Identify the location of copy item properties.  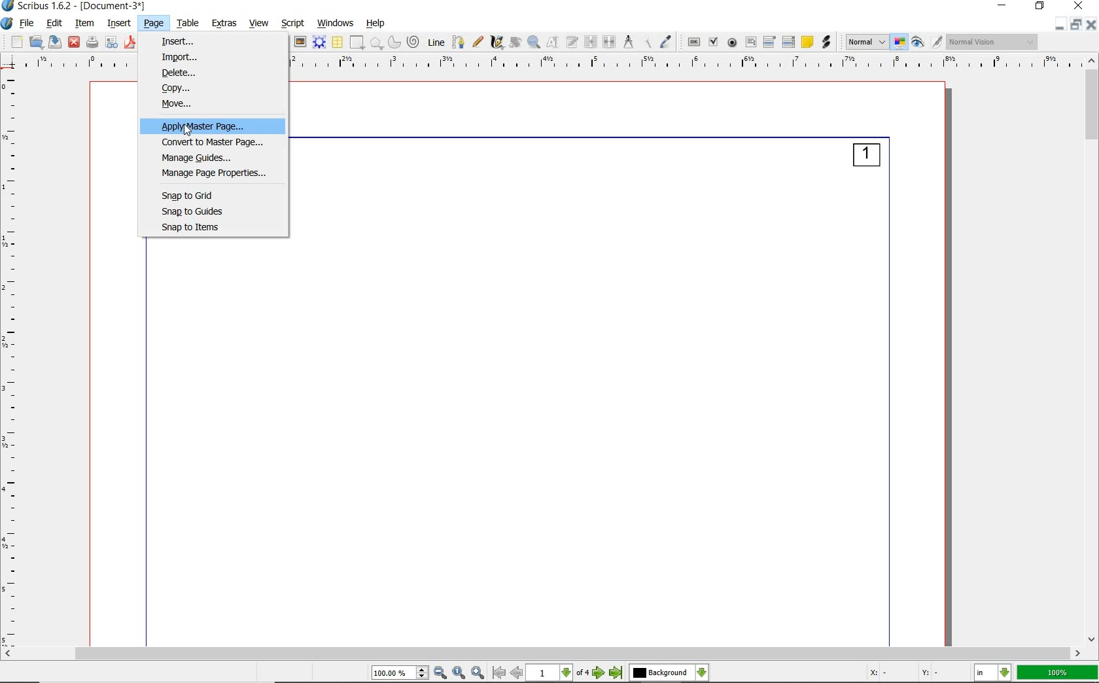
(646, 43).